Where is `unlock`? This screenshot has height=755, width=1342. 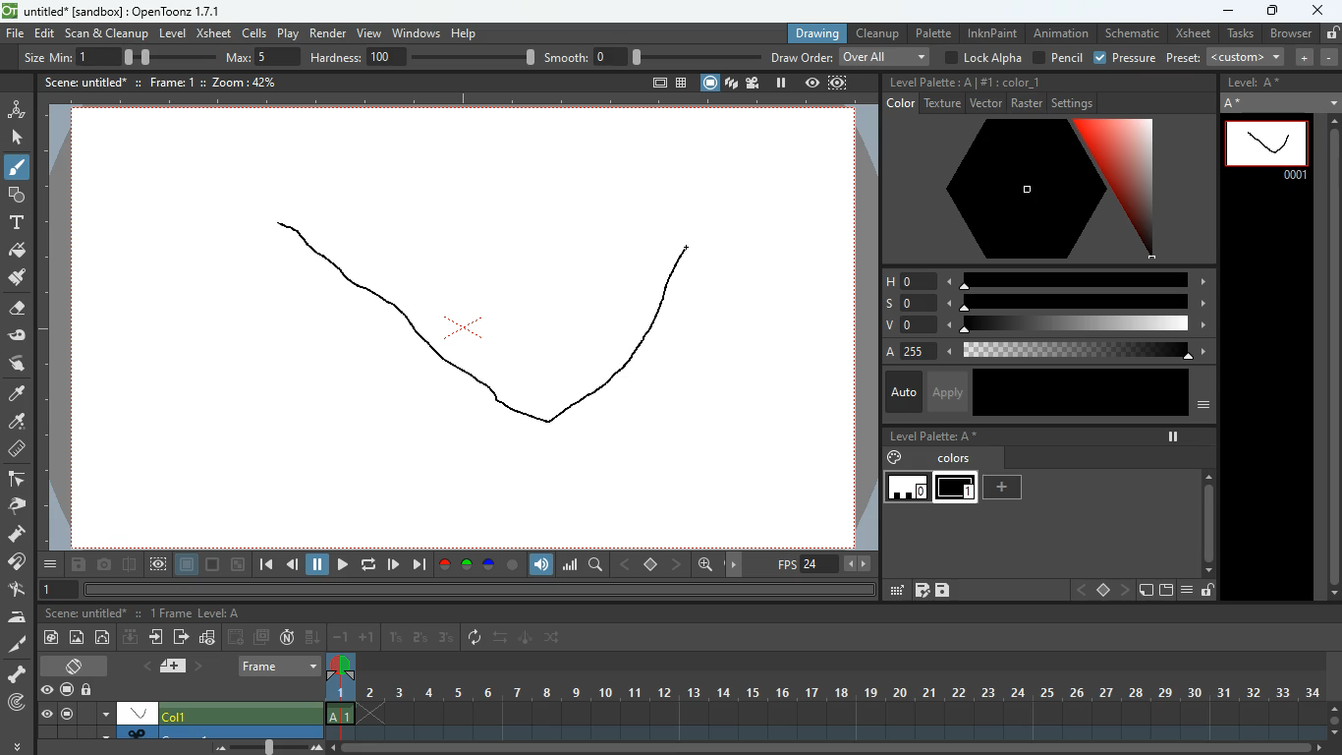
unlock is located at coordinates (88, 691).